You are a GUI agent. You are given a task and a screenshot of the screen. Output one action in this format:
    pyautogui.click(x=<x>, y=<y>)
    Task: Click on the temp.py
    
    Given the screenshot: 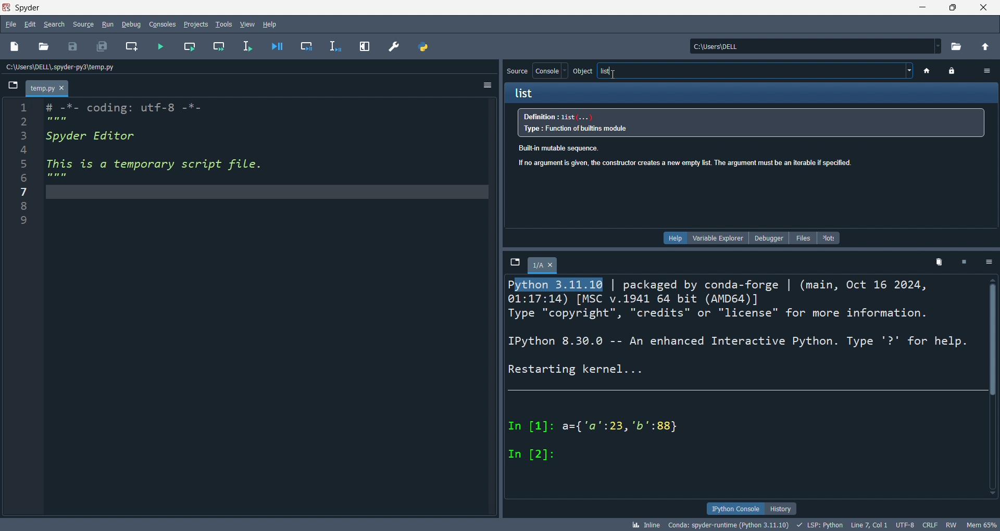 What is the action you would take?
    pyautogui.click(x=47, y=86)
    